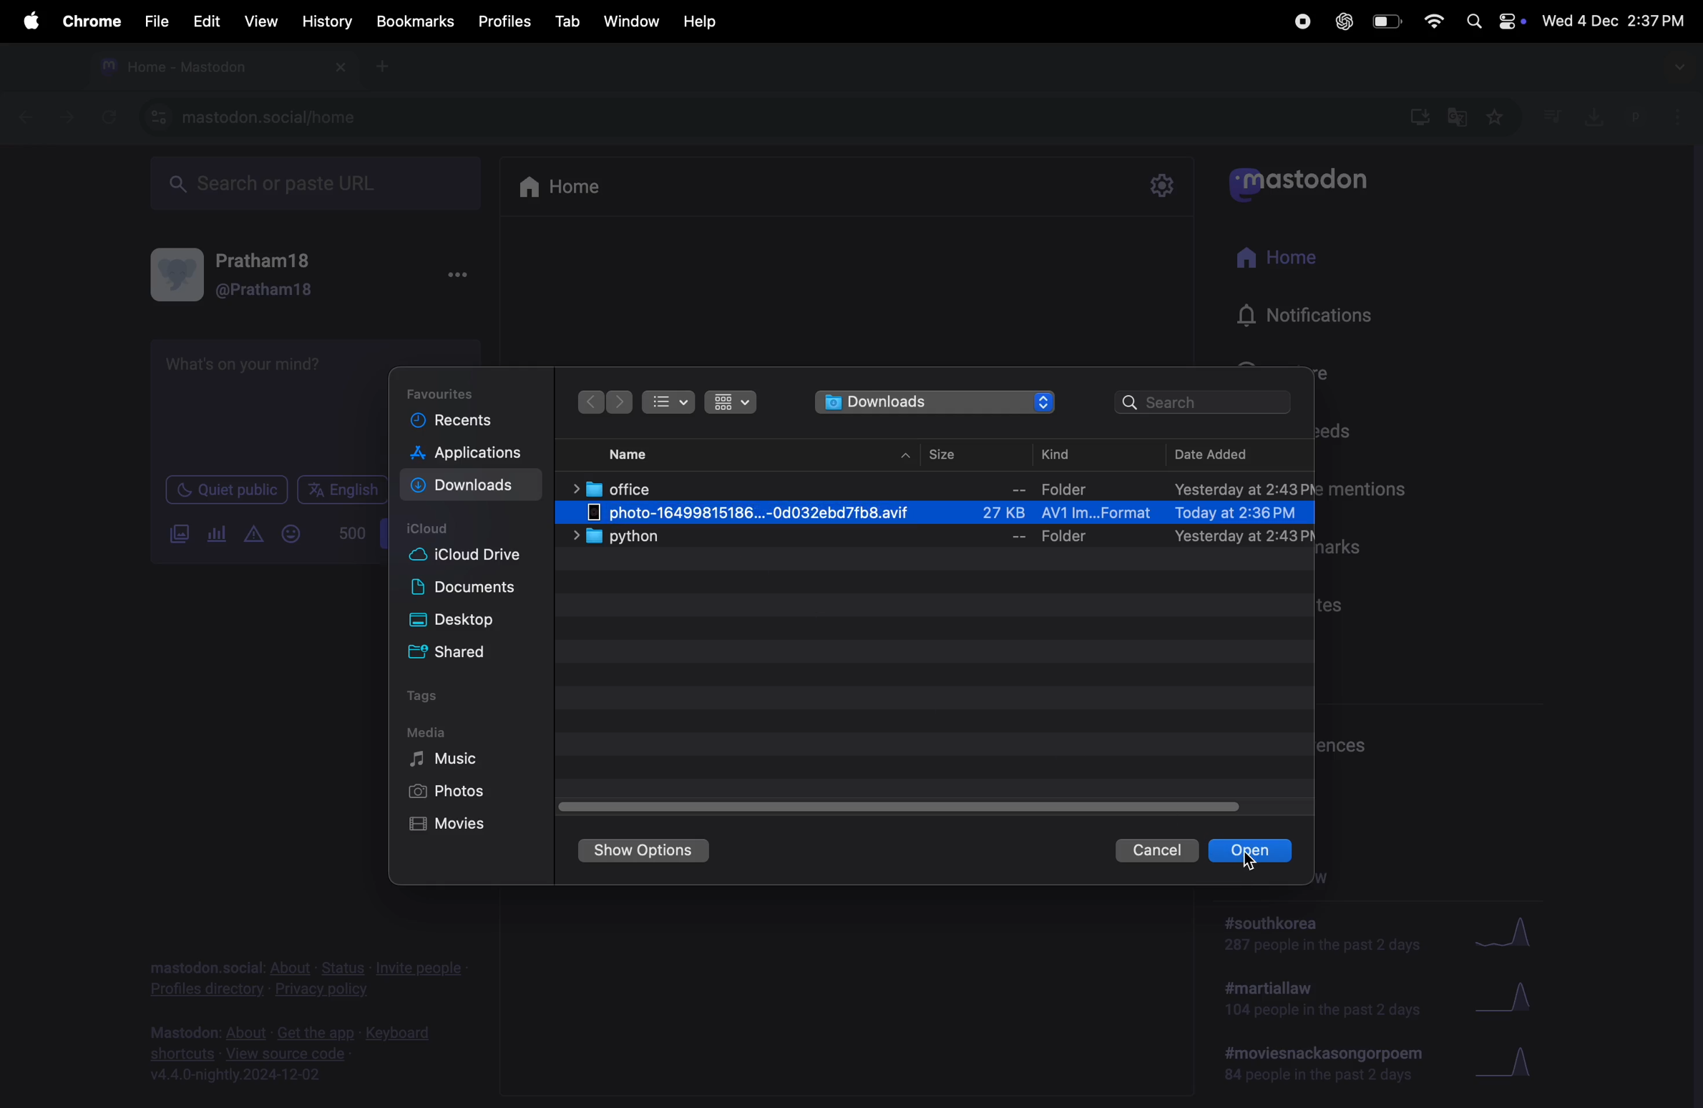 The height and width of the screenshot is (1108, 1703). What do you see at coordinates (464, 558) in the screenshot?
I see `i colud drive` at bounding box center [464, 558].